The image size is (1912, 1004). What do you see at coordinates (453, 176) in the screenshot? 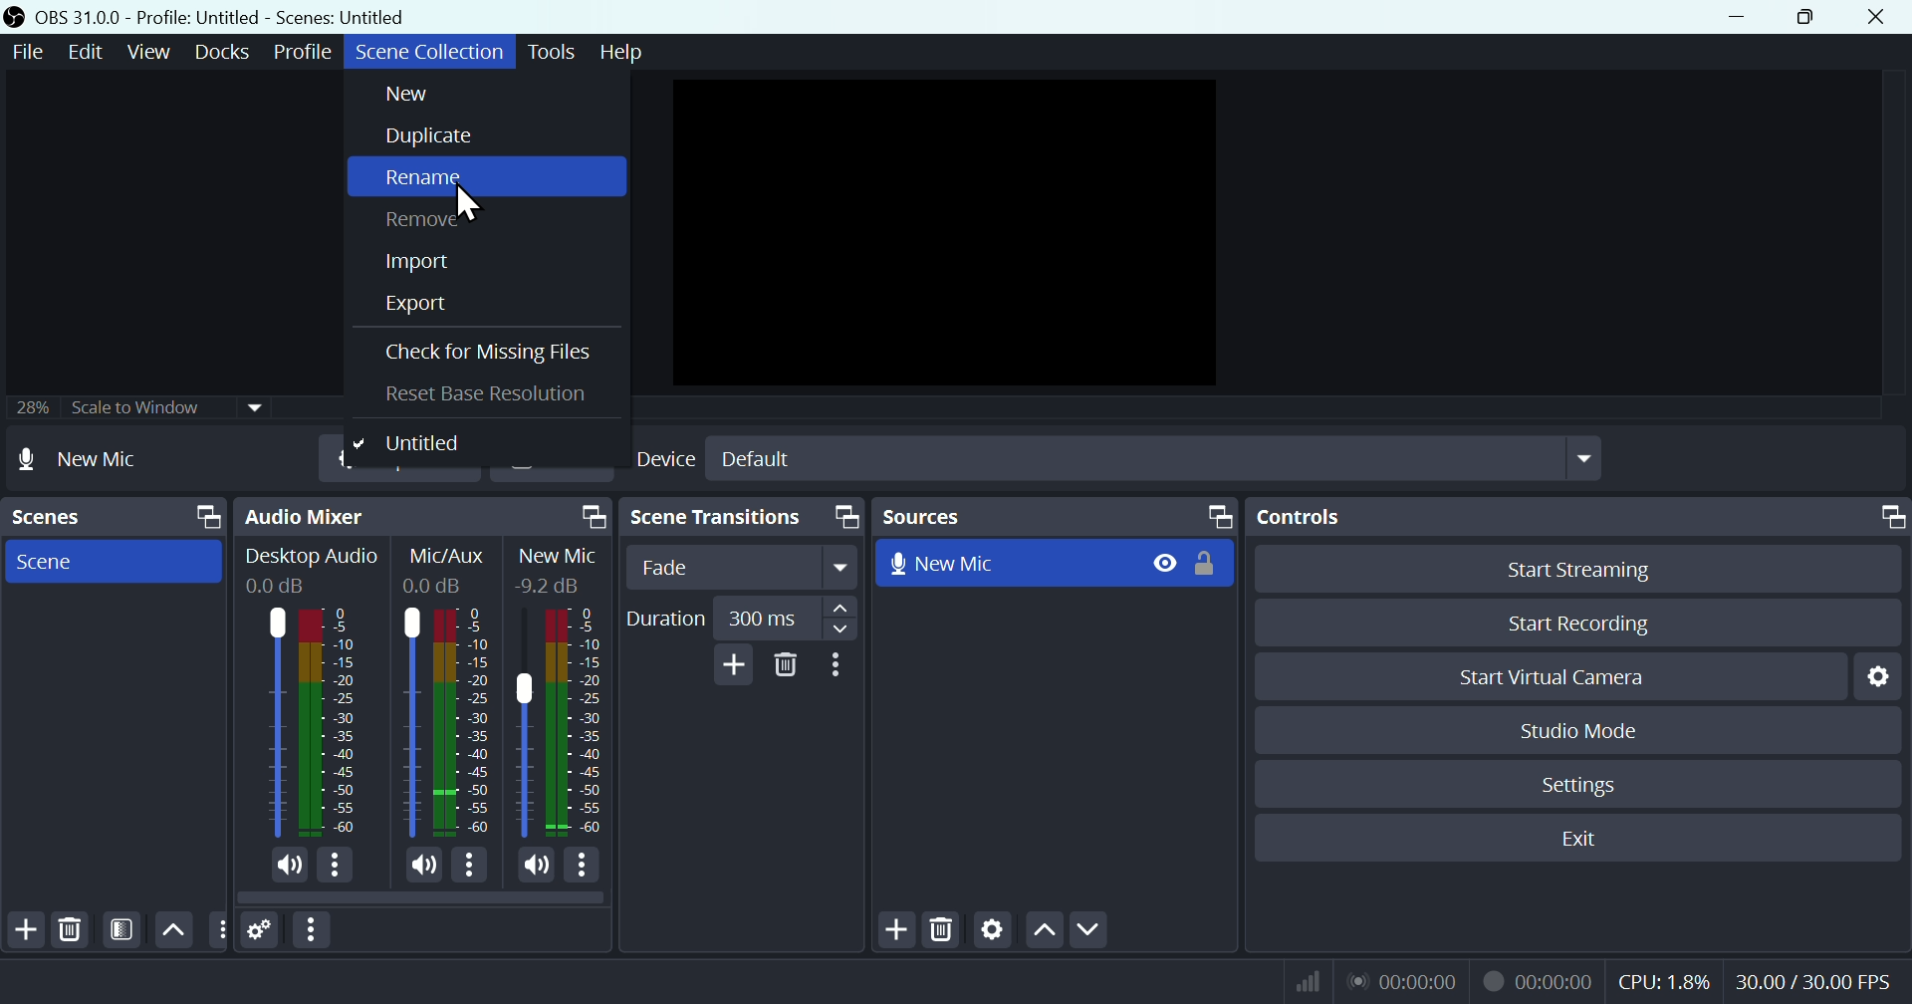
I see `rename` at bounding box center [453, 176].